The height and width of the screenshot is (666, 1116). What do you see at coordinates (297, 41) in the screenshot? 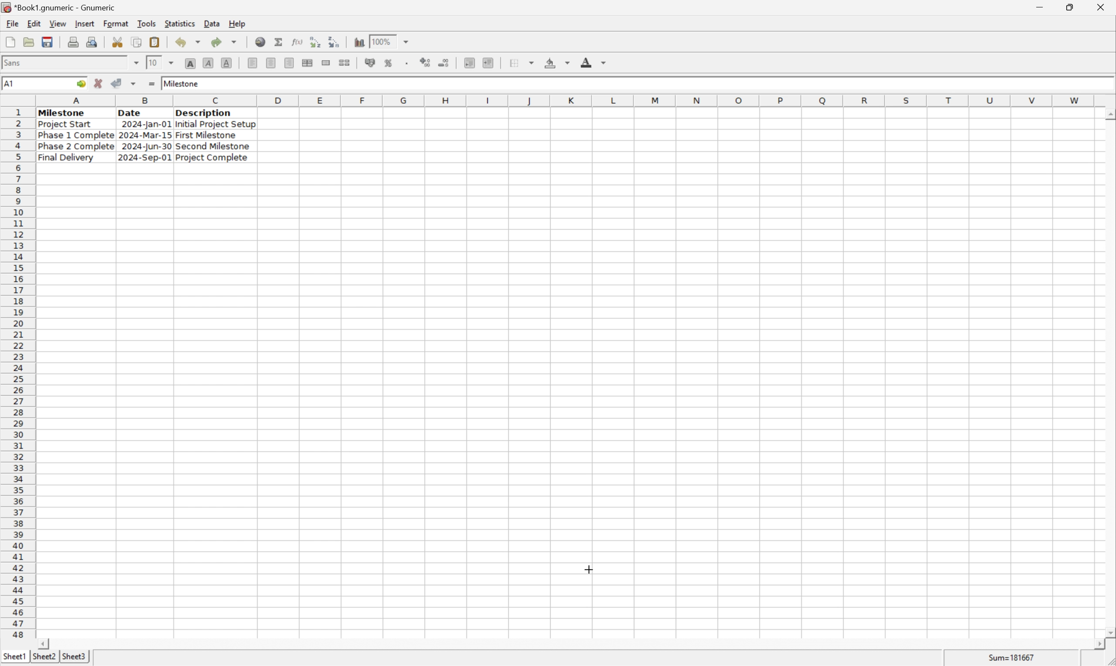
I see `edit function in current cell` at bounding box center [297, 41].